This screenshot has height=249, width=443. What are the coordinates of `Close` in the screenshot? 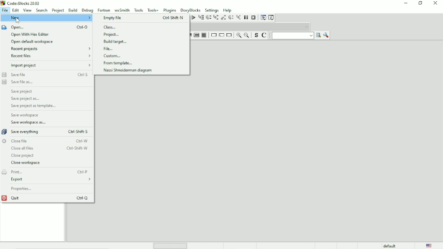 It's located at (436, 4).